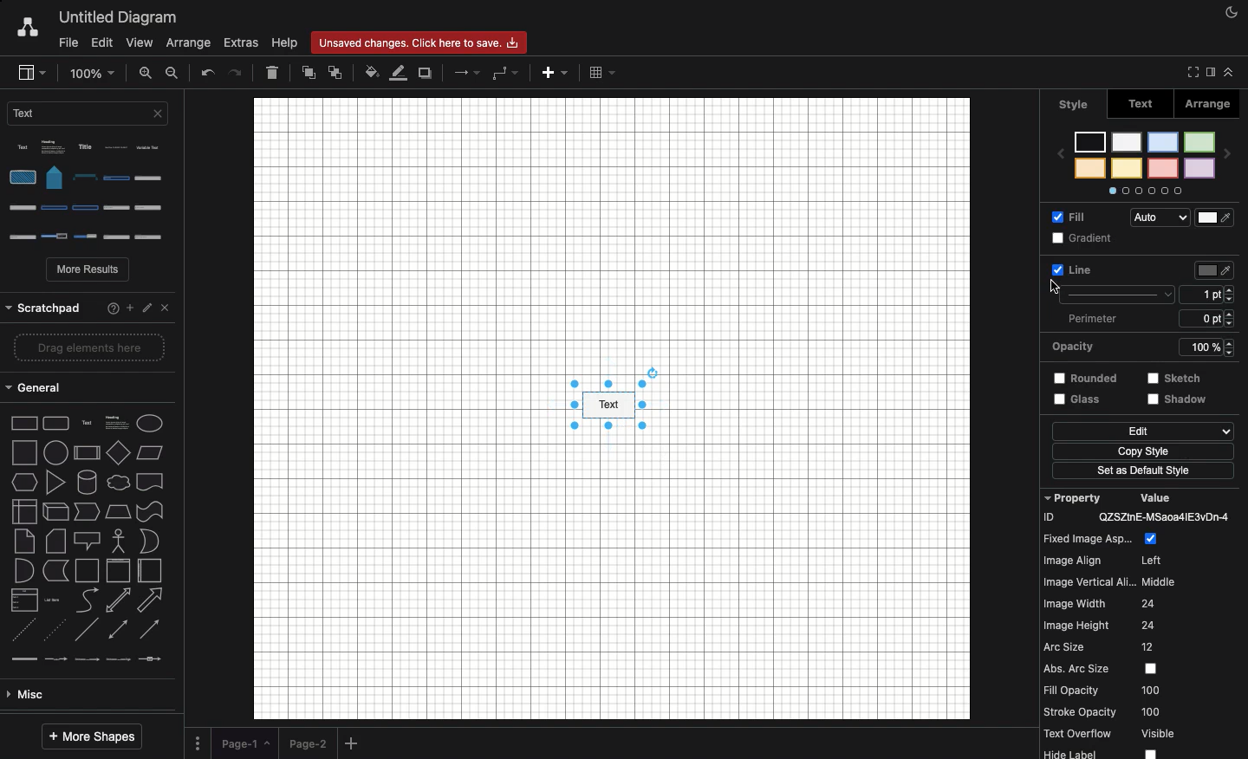  I want to click on shape, so click(88, 390).